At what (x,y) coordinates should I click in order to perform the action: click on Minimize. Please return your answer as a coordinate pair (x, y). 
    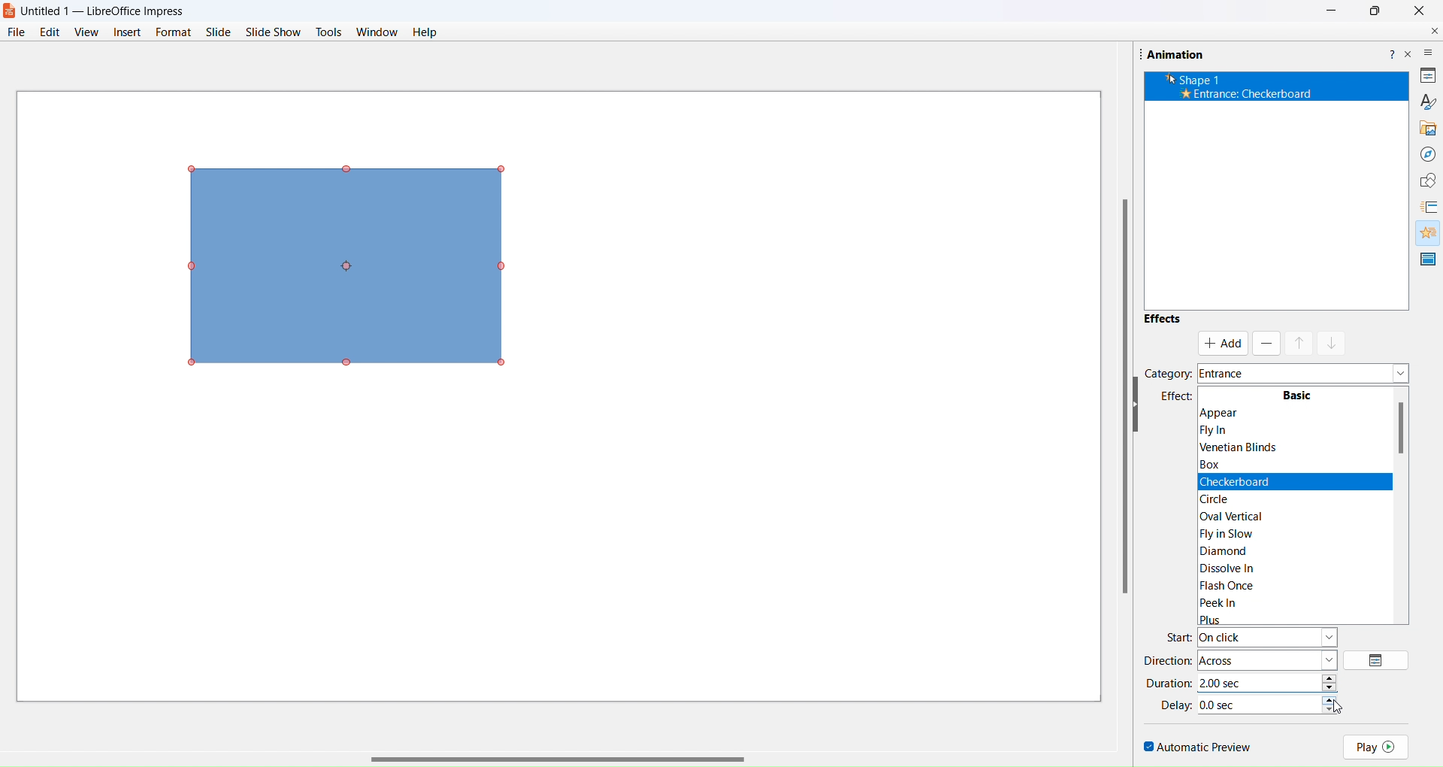
    Looking at the image, I should click on (1329, 13).